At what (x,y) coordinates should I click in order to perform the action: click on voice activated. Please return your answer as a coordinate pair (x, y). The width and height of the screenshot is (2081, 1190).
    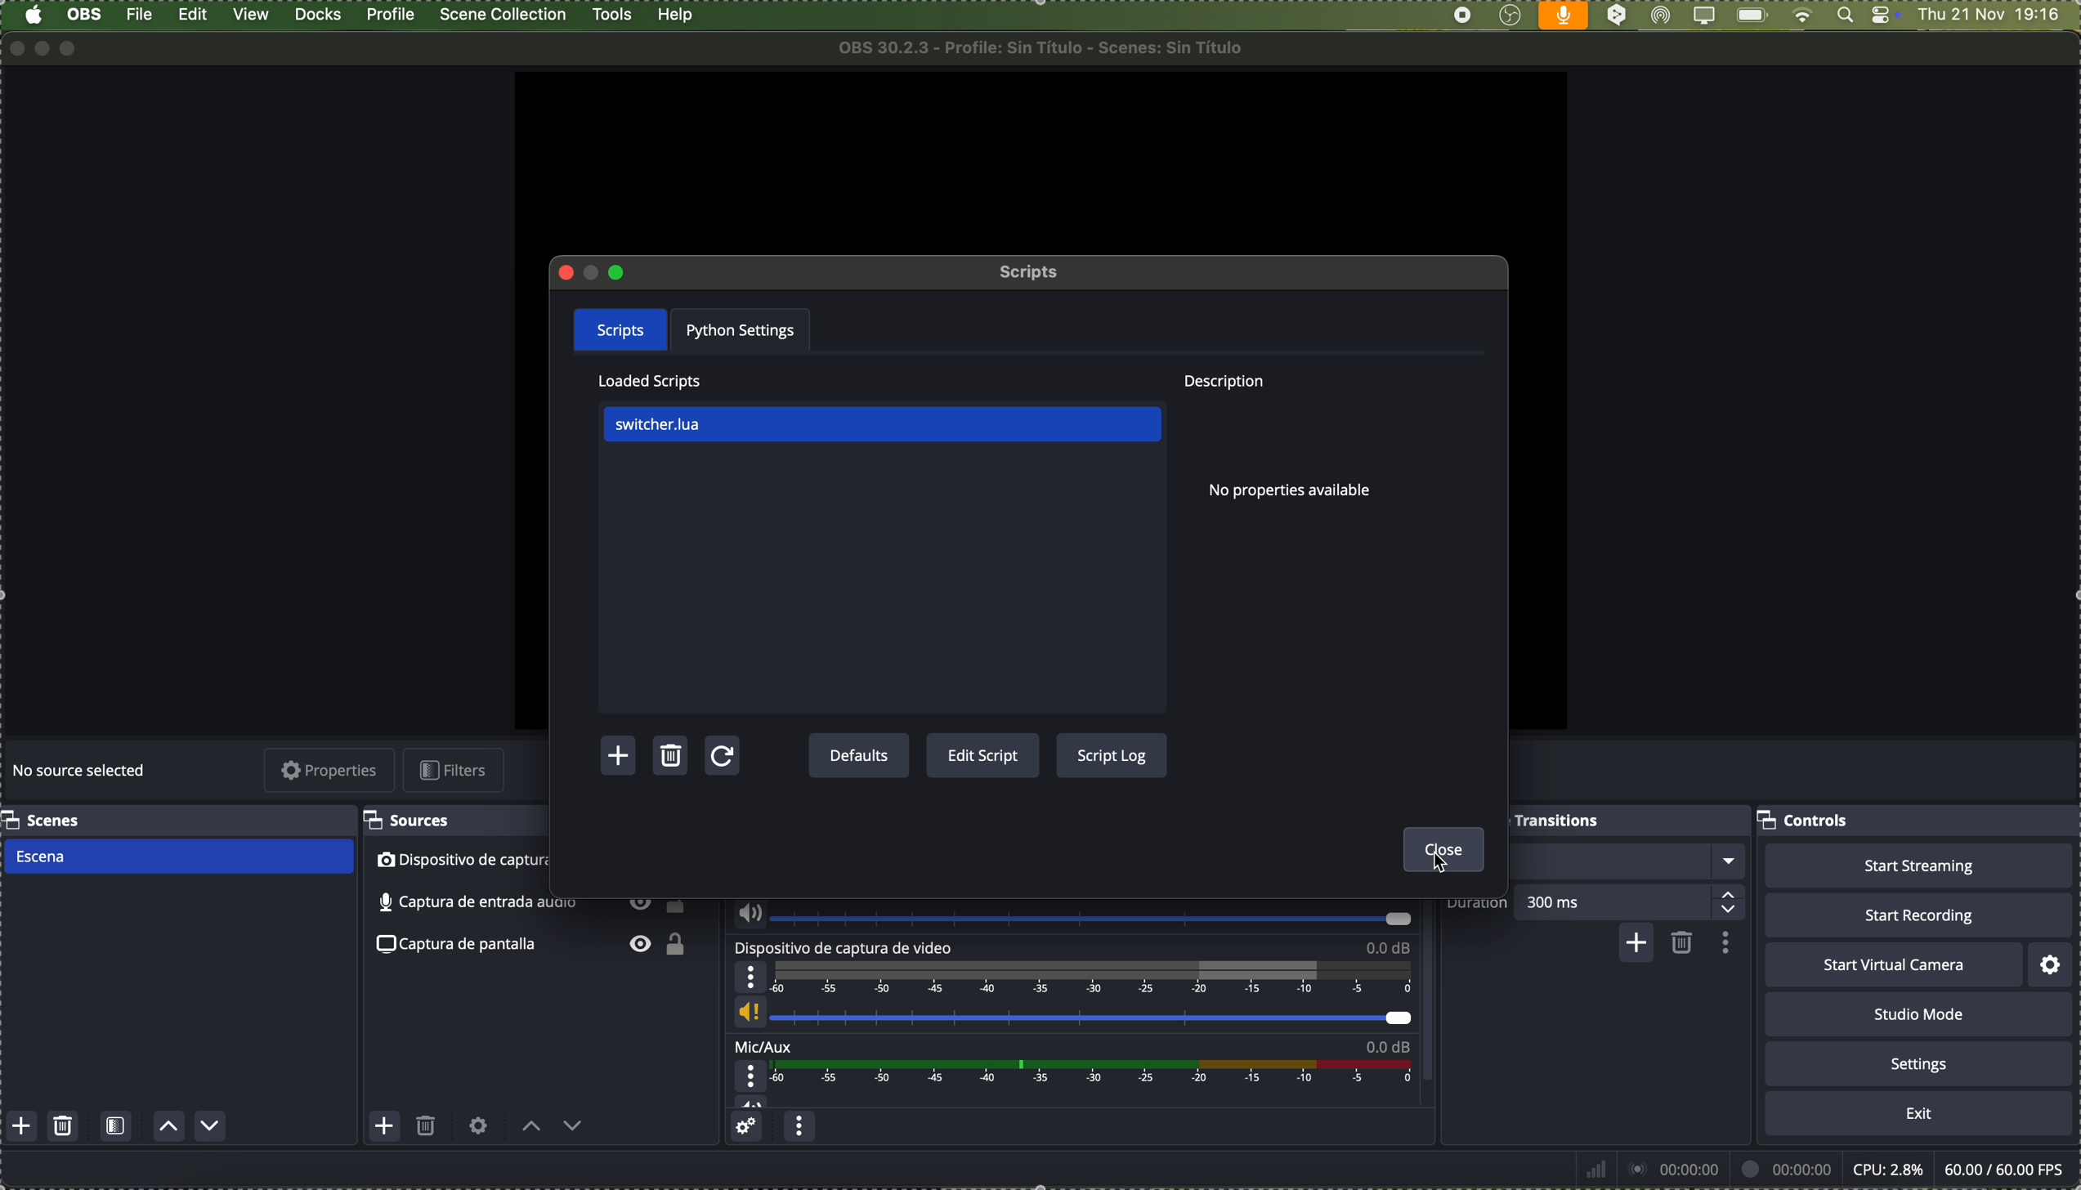
    Looking at the image, I should click on (1564, 16).